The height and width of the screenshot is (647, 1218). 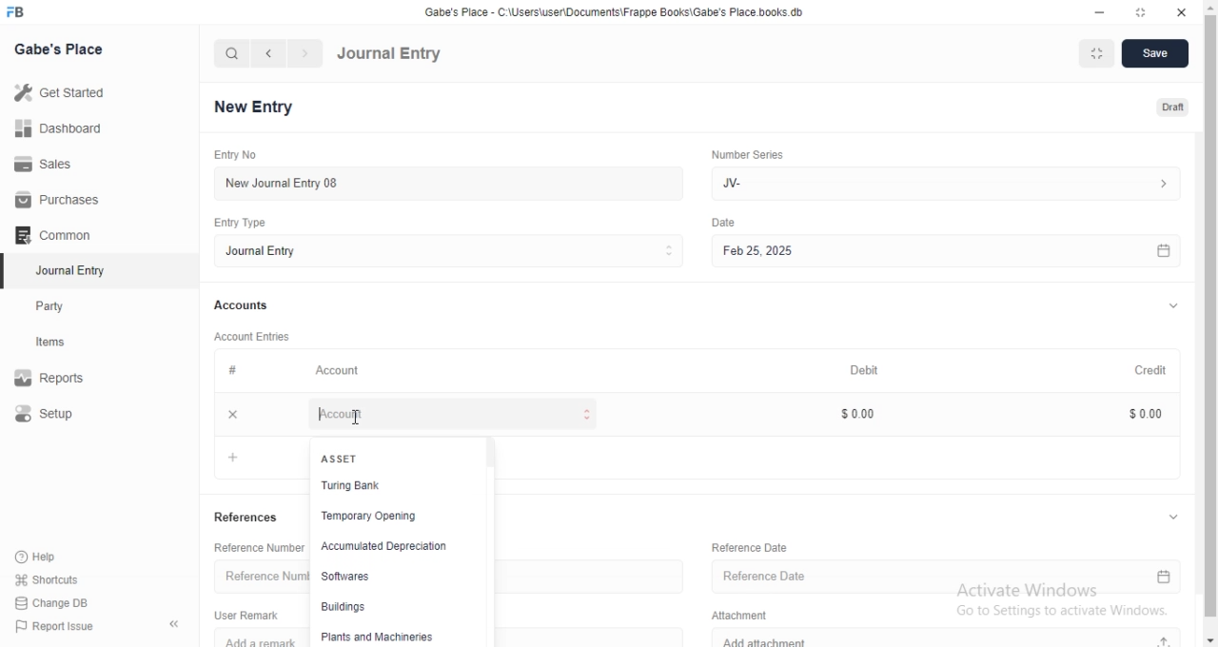 What do you see at coordinates (55, 200) in the screenshot?
I see `Purchases` at bounding box center [55, 200].